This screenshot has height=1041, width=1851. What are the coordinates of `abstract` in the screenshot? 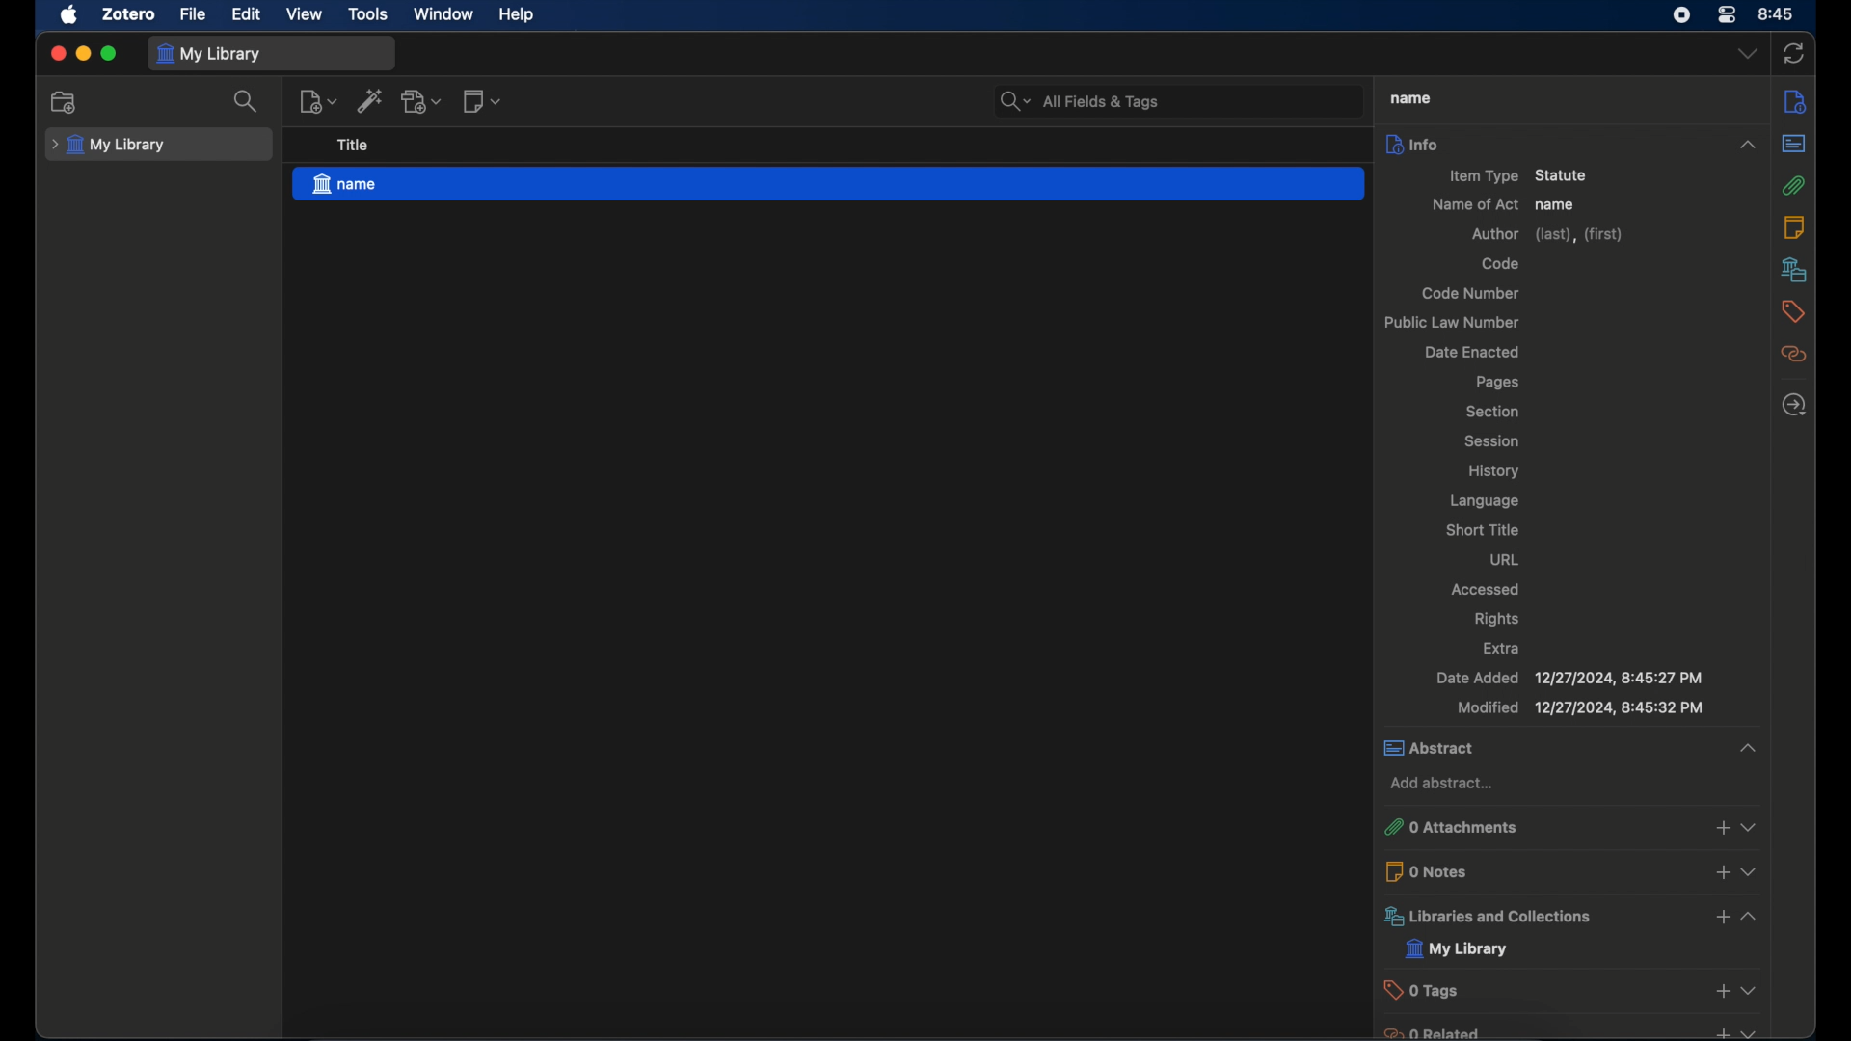 It's located at (1794, 143).